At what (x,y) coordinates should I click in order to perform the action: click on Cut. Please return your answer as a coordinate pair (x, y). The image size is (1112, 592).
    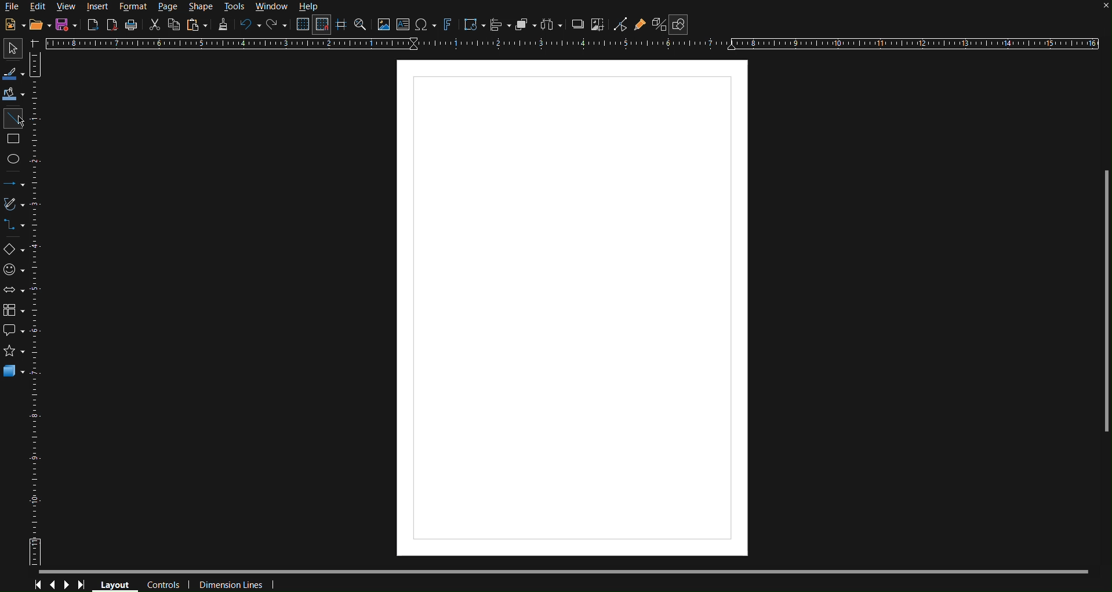
    Looking at the image, I should click on (155, 25).